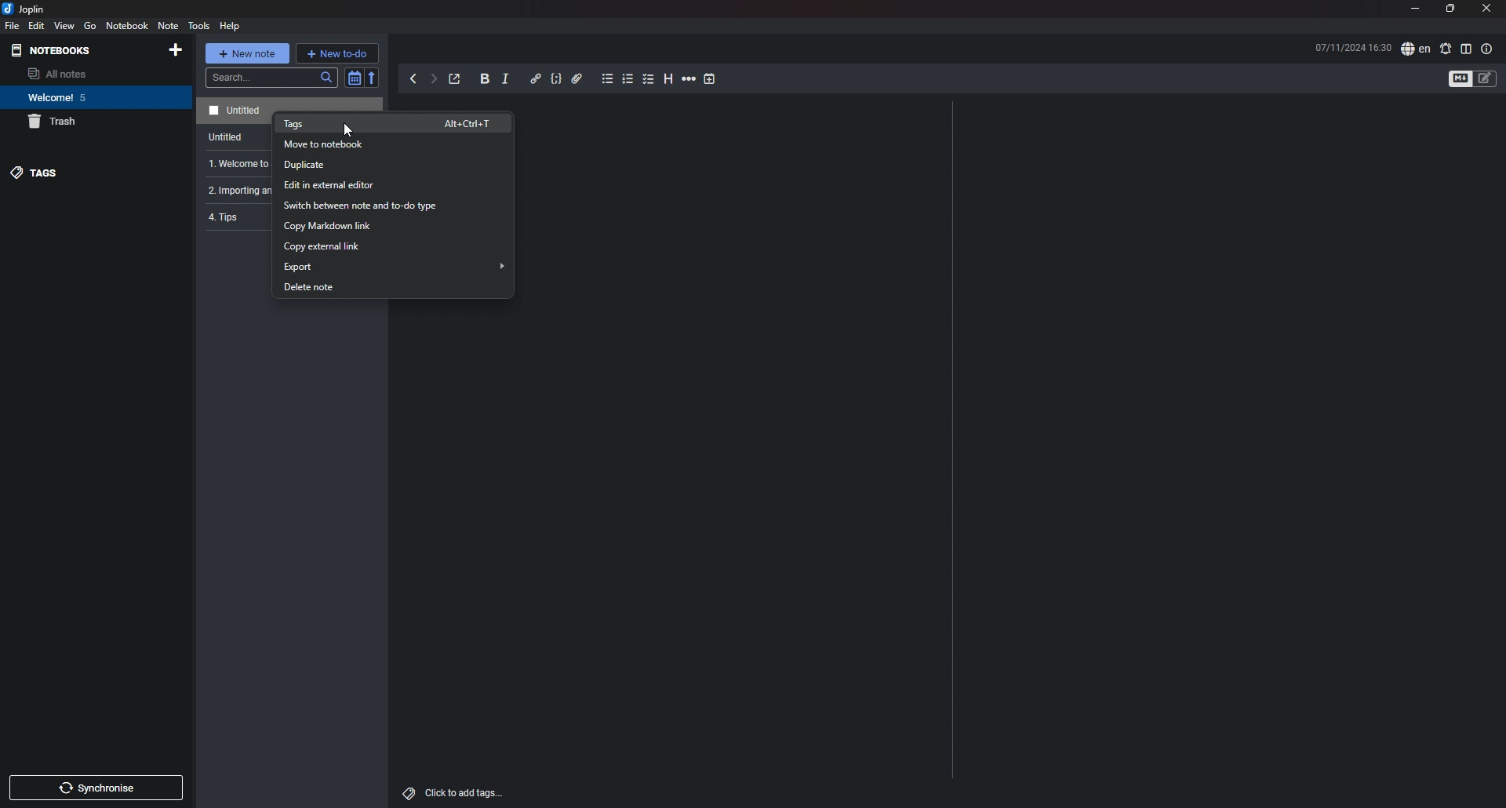 This screenshot has height=808, width=1506. Describe the element at coordinates (464, 792) in the screenshot. I see `add tags` at that location.